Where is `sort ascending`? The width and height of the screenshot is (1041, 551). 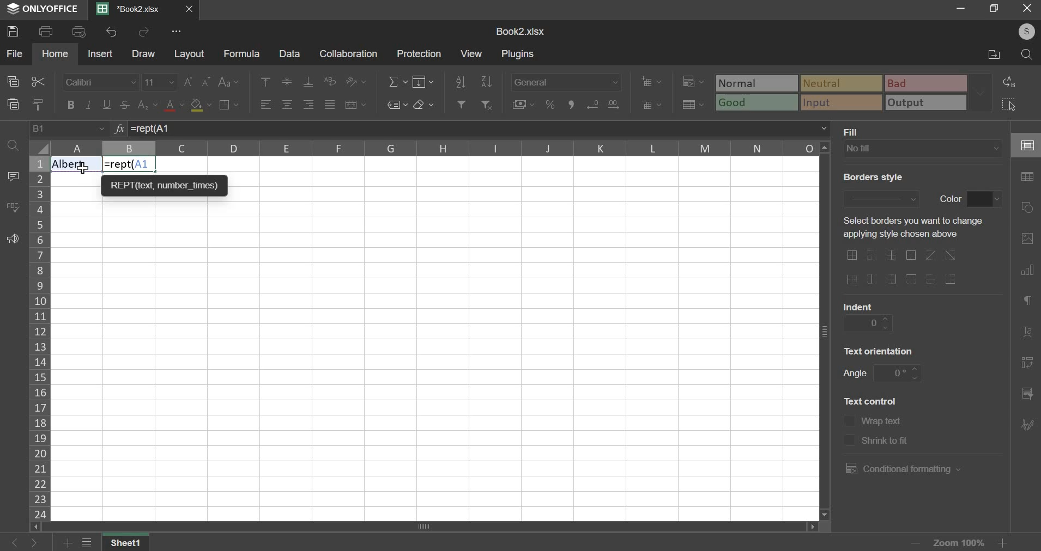
sort ascending is located at coordinates (461, 82).